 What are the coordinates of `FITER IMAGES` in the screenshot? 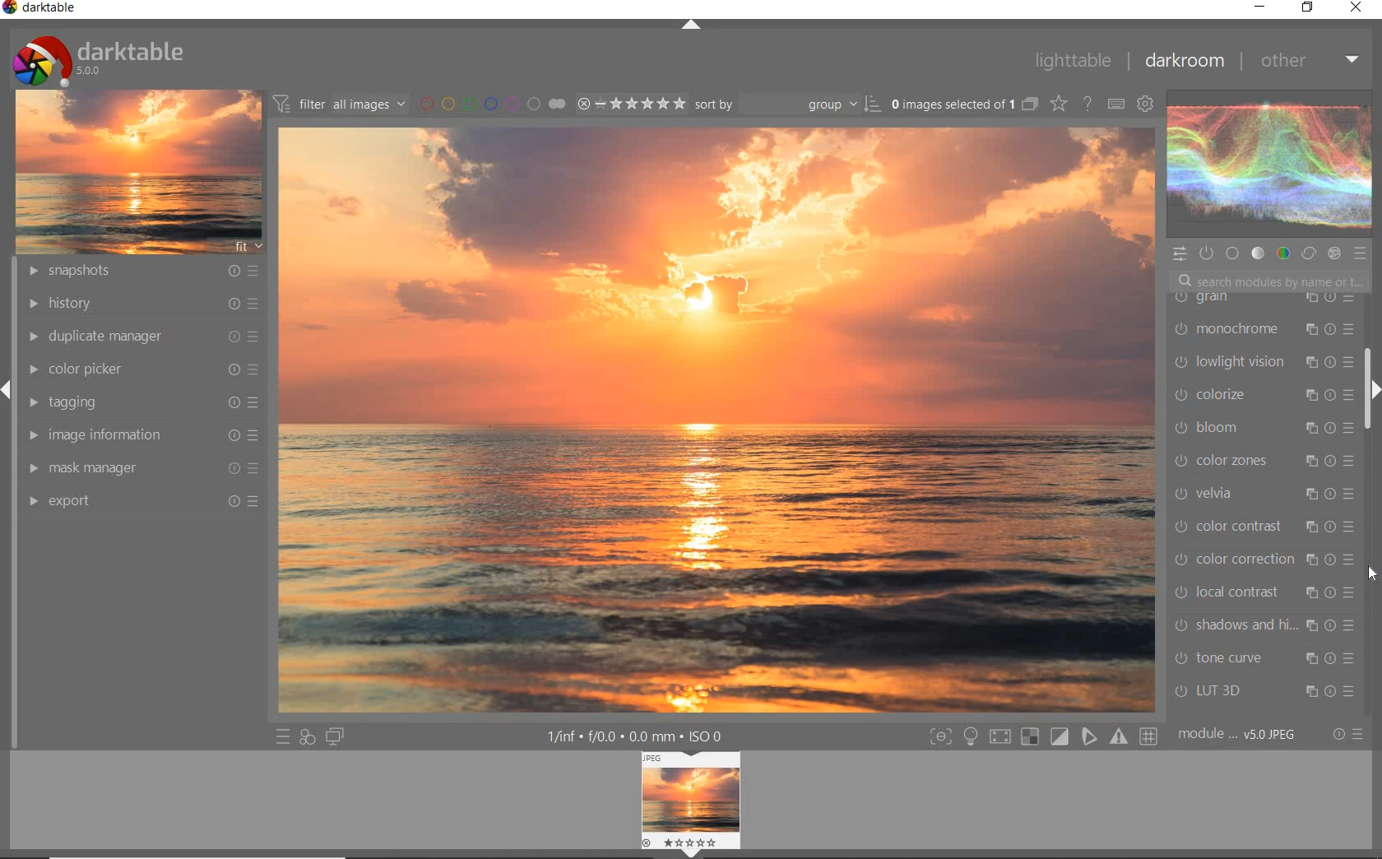 It's located at (339, 103).